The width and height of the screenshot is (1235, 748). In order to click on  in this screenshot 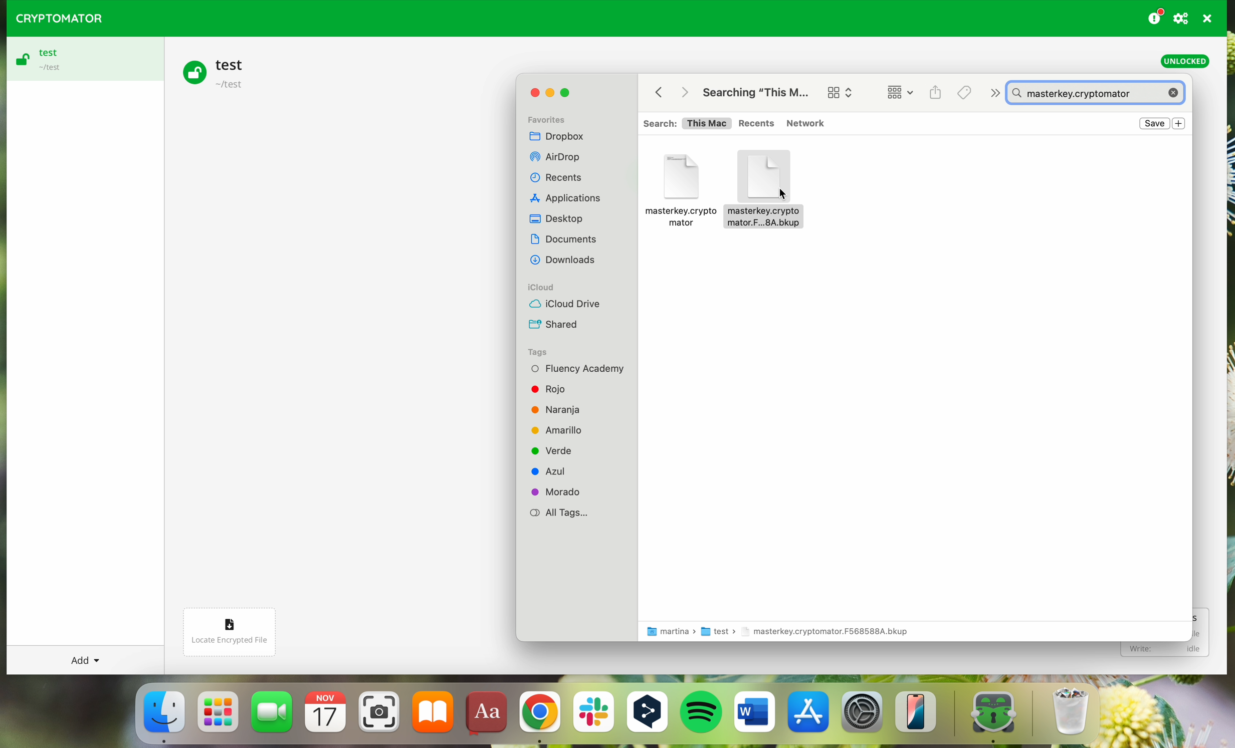, I will do `click(567, 239)`.